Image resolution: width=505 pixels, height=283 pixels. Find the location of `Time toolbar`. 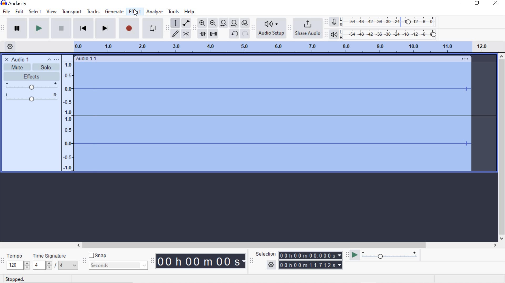

Time toolbar is located at coordinates (153, 261).